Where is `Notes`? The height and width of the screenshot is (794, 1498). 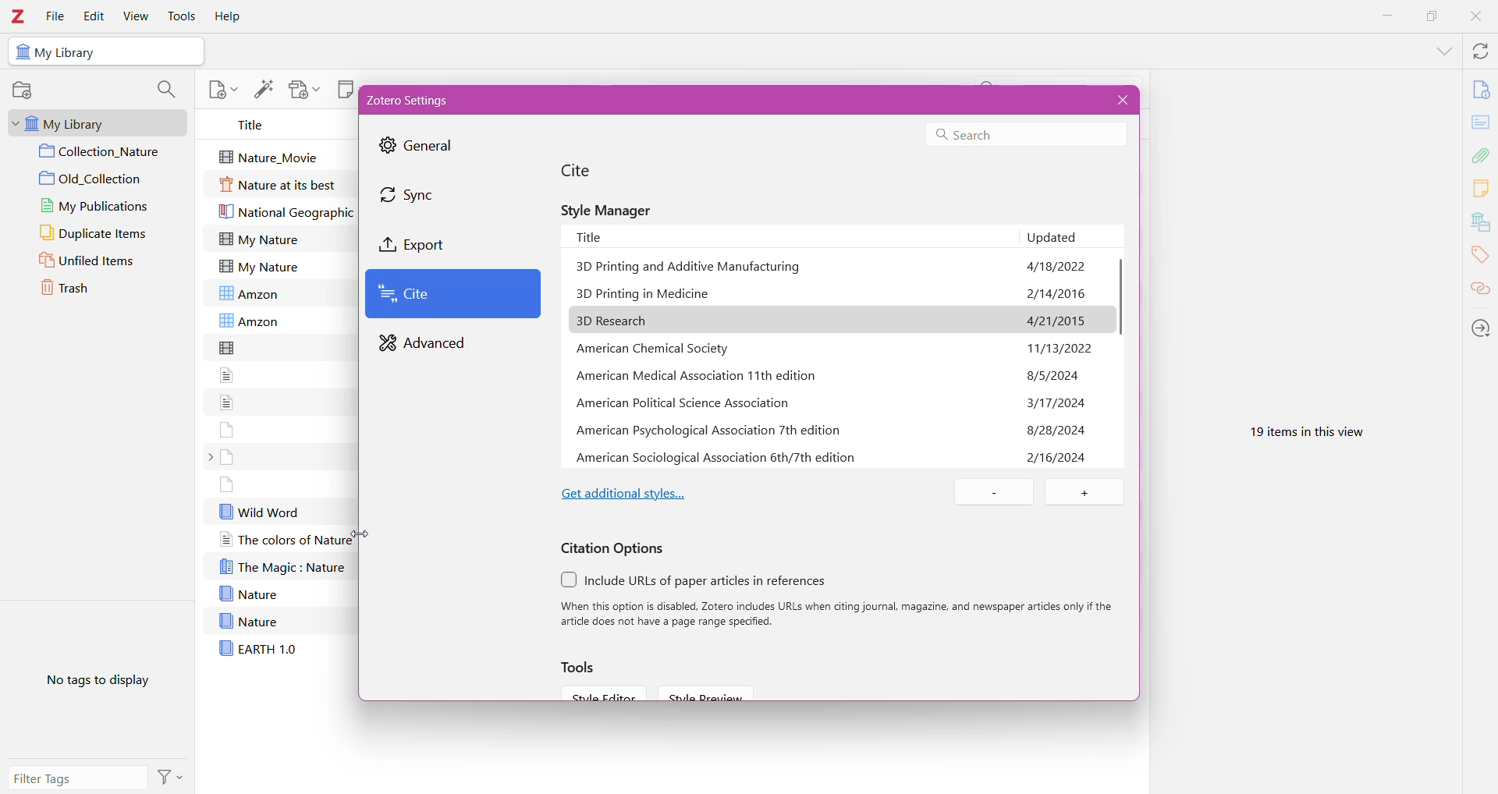
Notes is located at coordinates (1482, 190).